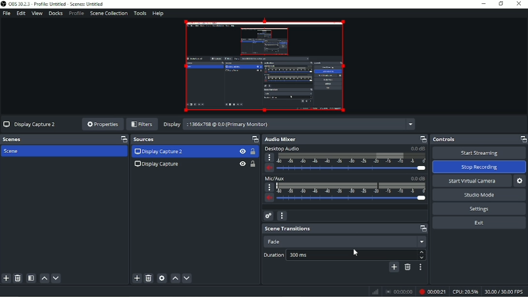 This screenshot has width=528, height=297. I want to click on lock, so click(253, 164).